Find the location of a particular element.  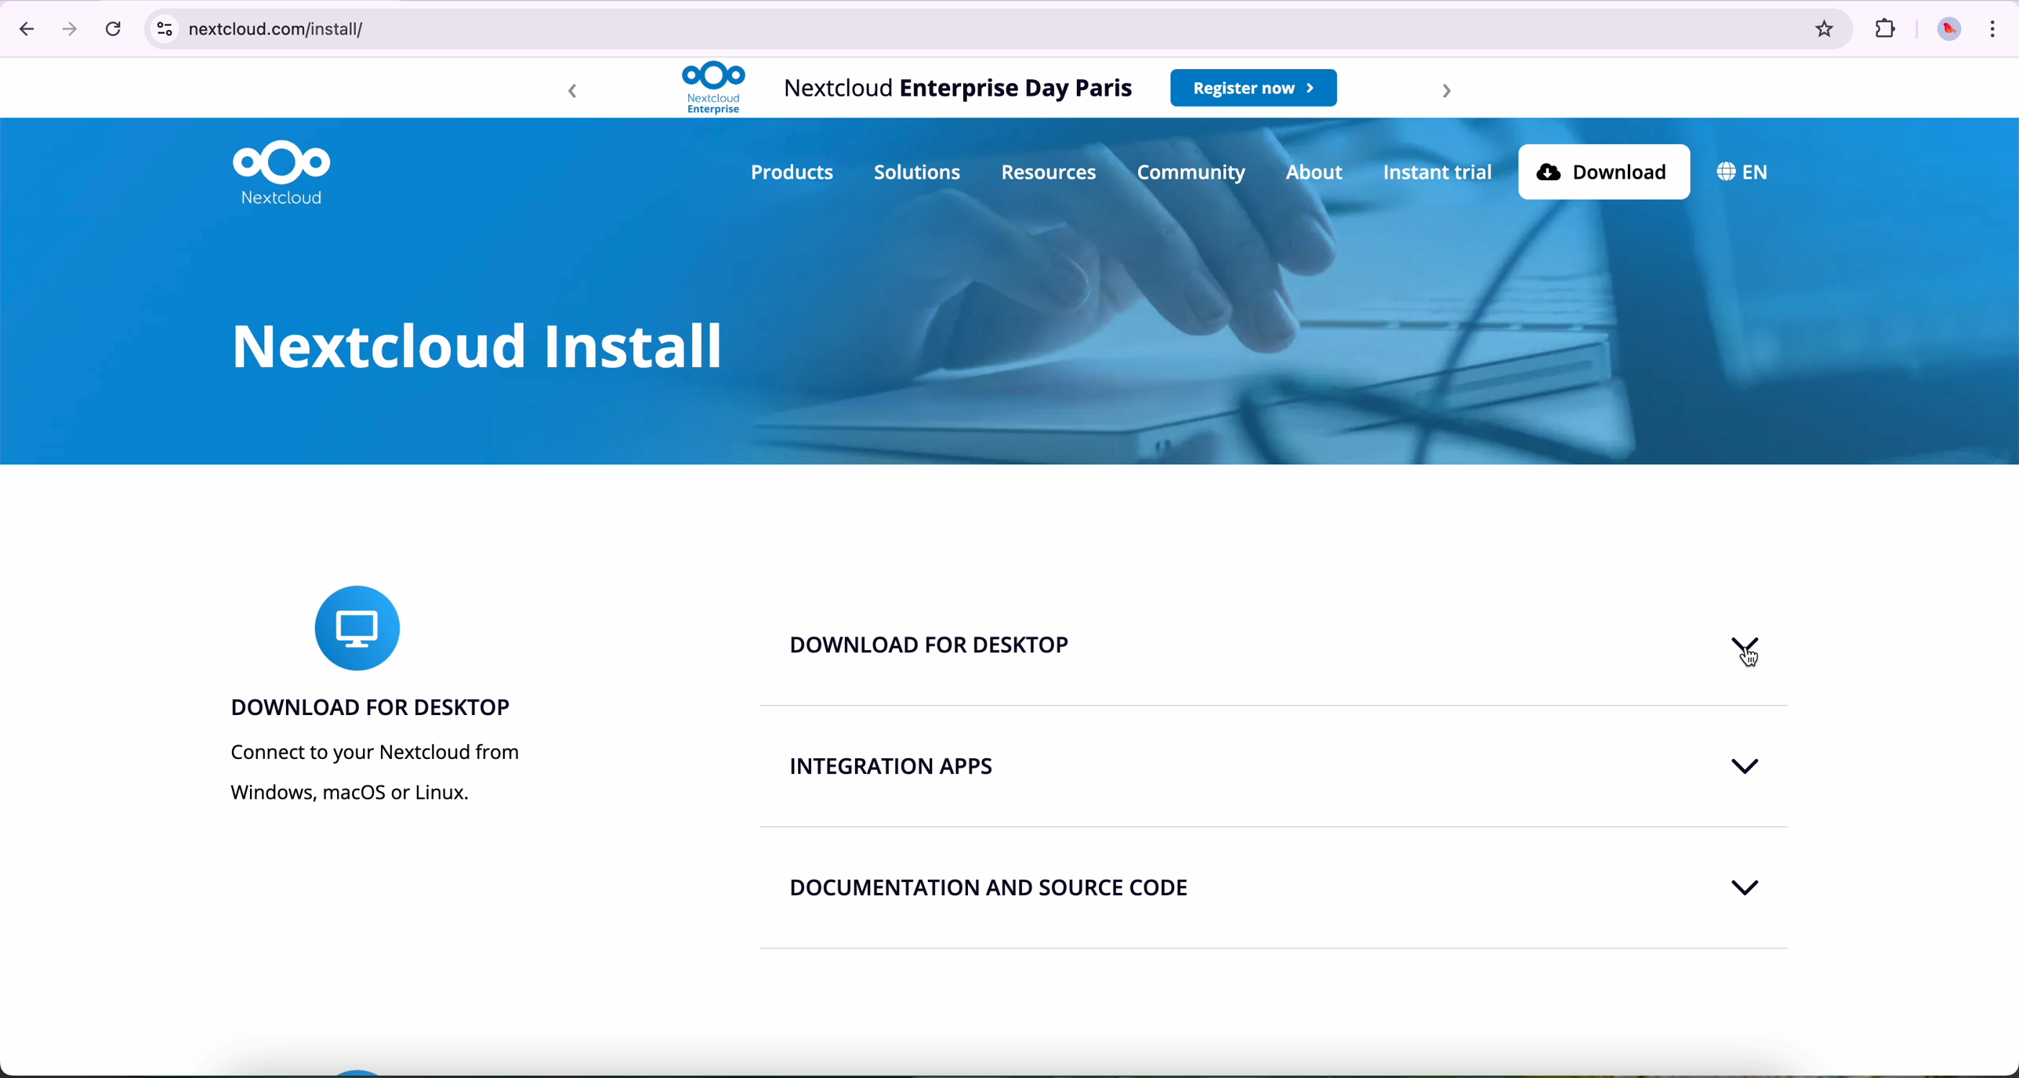

connect to your Nextcloud from Windows, macOS or Linux. is located at coordinates (371, 778).